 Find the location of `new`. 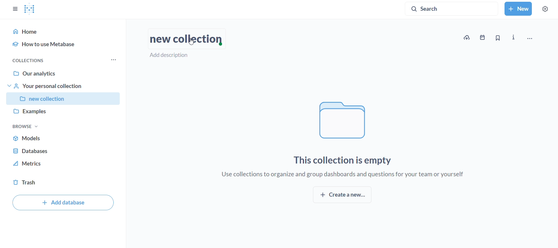

new is located at coordinates (518, 9).